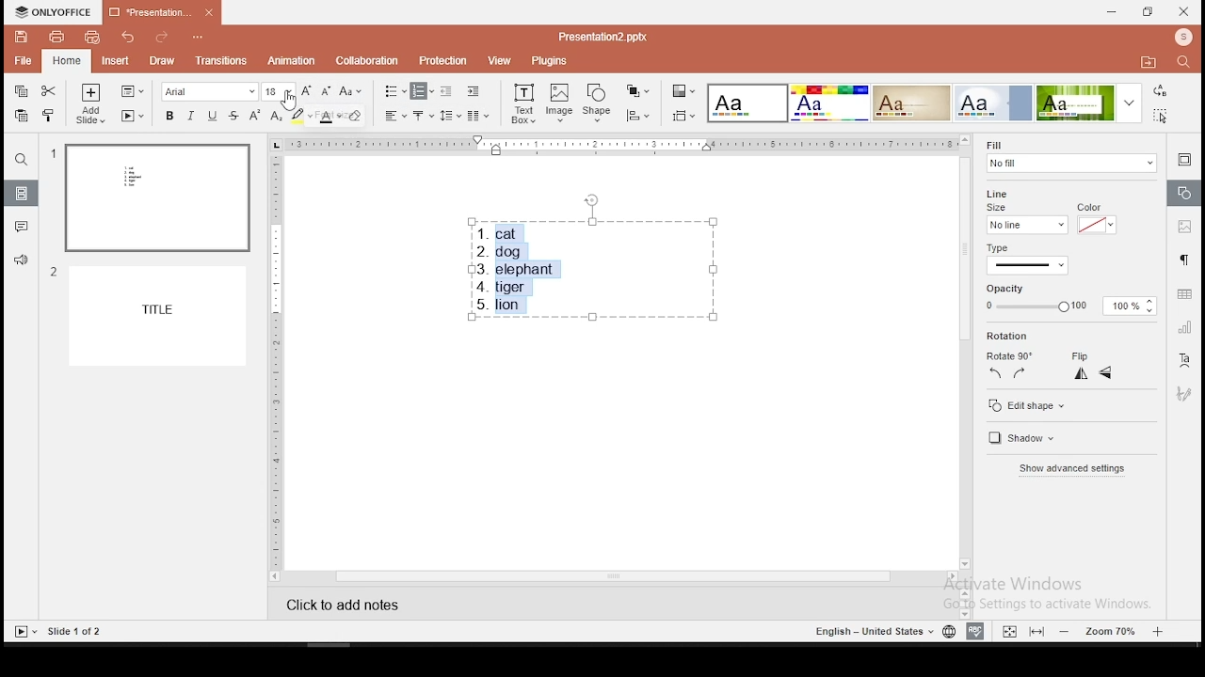 This screenshot has width=1205, height=677. What do you see at coordinates (301, 116) in the screenshot?
I see `highlight` at bounding box center [301, 116].